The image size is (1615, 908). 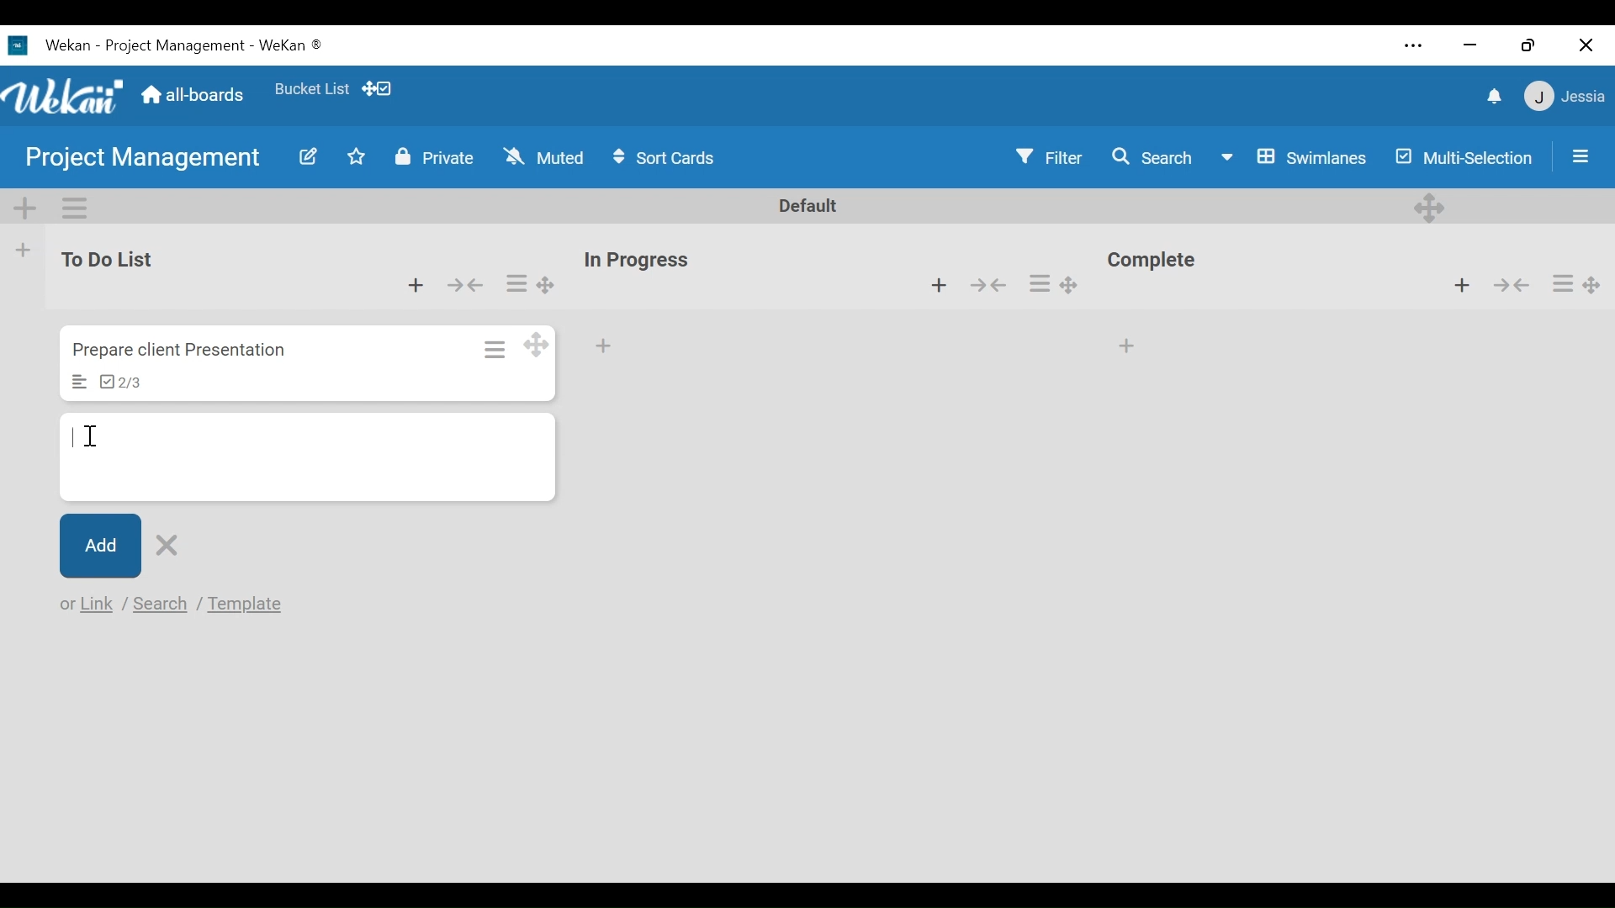 I want to click on Complete, so click(x=1158, y=262).